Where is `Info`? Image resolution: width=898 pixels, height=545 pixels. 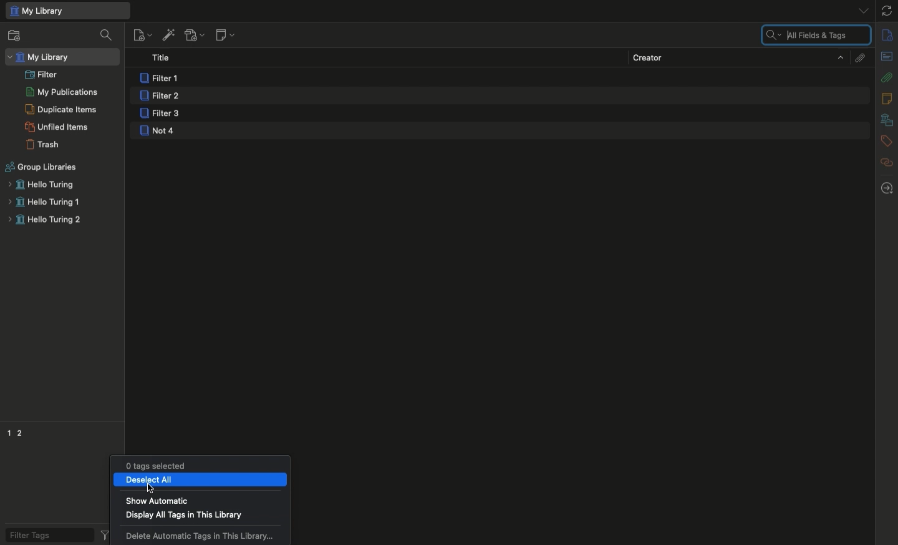
Info is located at coordinates (888, 36).